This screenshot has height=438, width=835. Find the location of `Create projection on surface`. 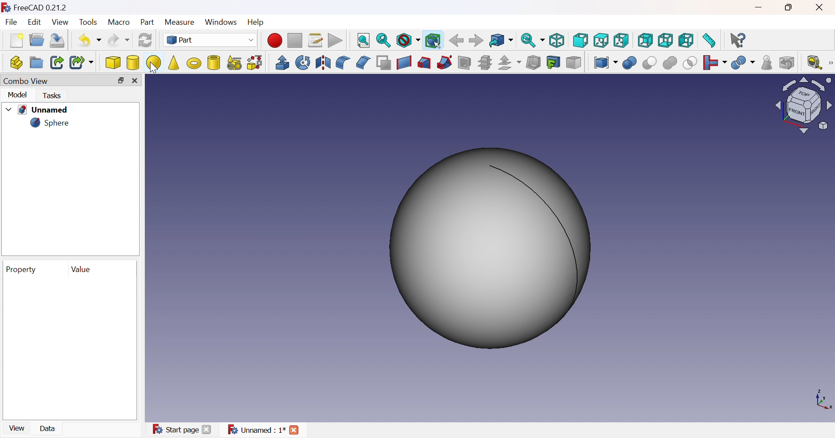

Create projection on surface is located at coordinates (553, 63).